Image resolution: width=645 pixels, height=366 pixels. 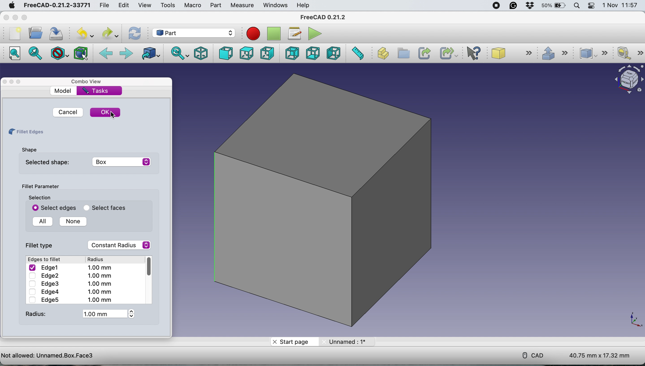 What do you see at coordinates (29, 149) in the screenshot?
I see `Shape` at bounding box center [29, 149].